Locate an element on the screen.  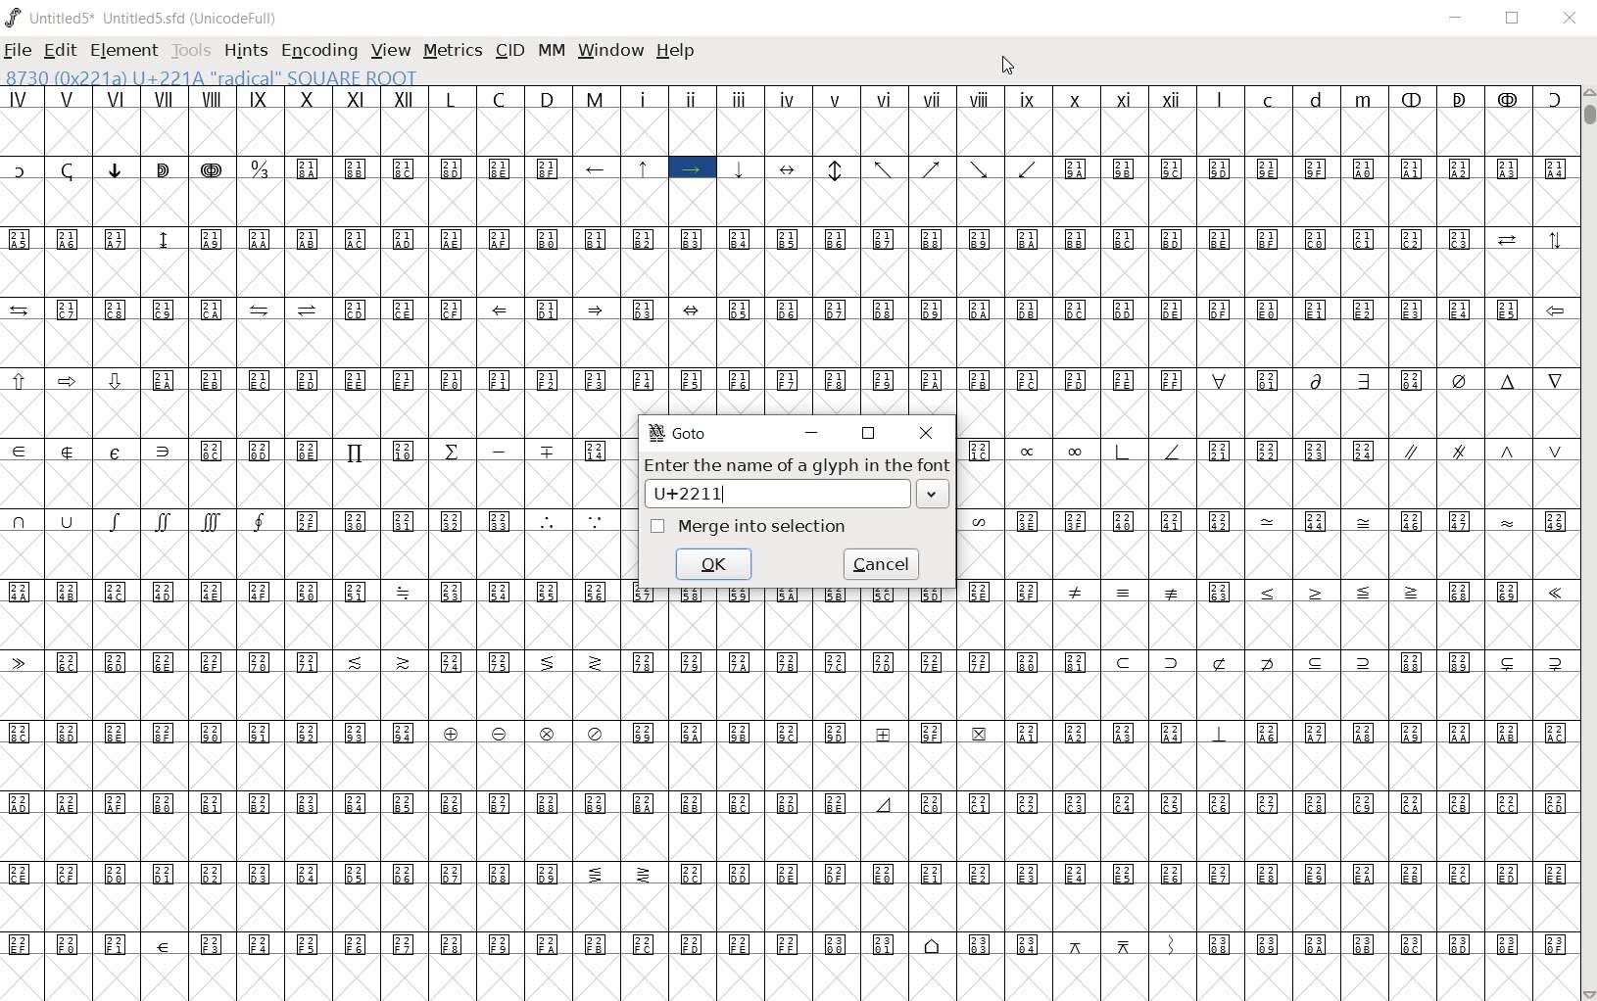
ENCODING is located at coordinates (317, 49).